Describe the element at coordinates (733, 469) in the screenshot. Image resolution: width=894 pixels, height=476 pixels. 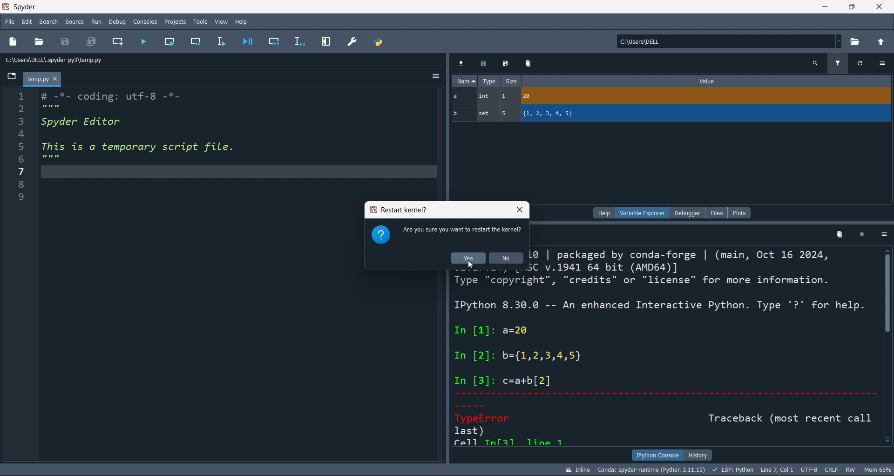
I see `LSP: PYTHON` at that location.